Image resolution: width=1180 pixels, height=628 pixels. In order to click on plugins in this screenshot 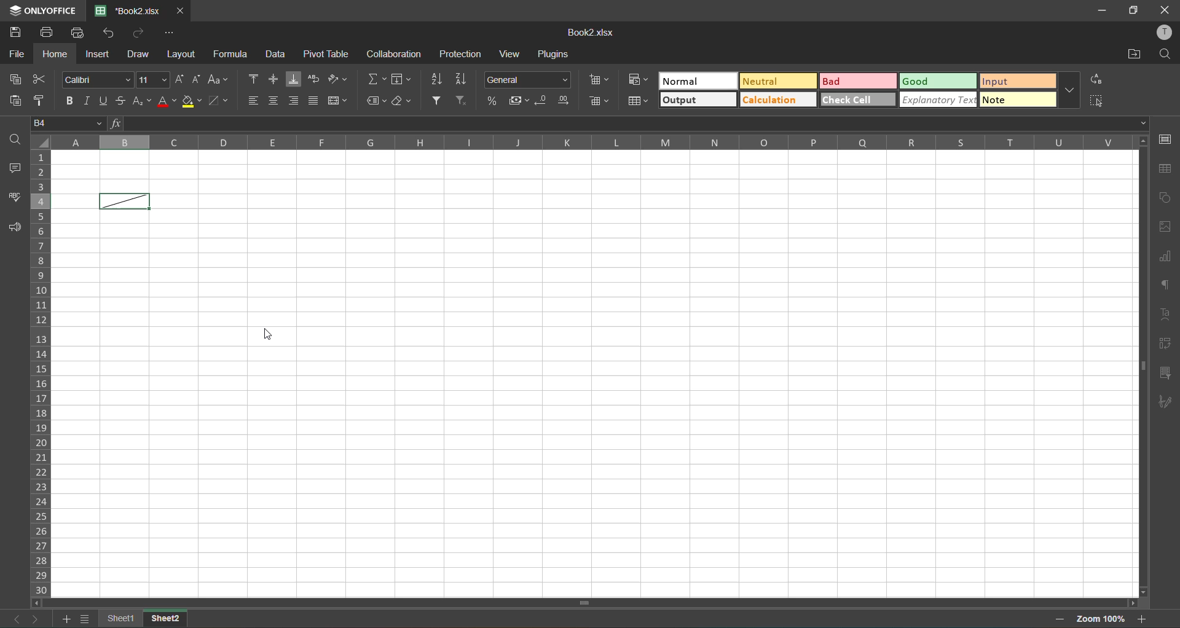, I will do `click(552, 54)`.